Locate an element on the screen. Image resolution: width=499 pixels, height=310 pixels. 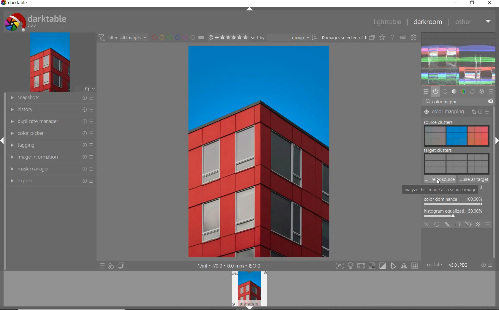
quick access for applying any of your style is located at coordinates (111, 266).